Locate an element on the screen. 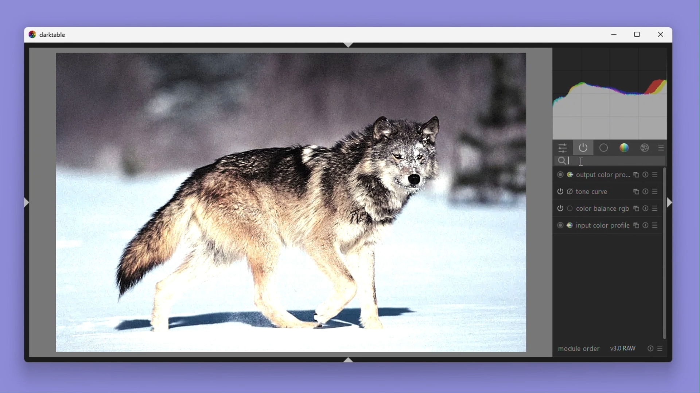 This screenshot has height=393, width=700. Preset is located at coordinates (656, 208).